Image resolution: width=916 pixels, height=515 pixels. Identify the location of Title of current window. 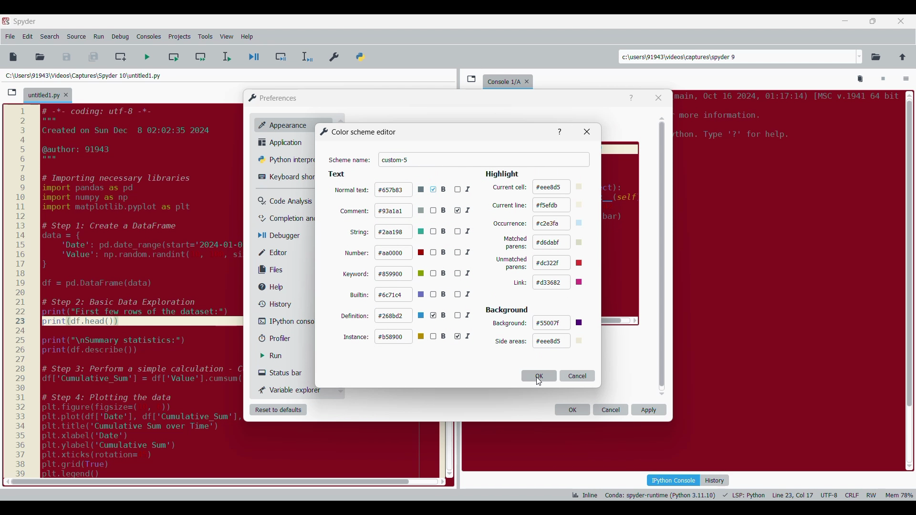
(357, 132).